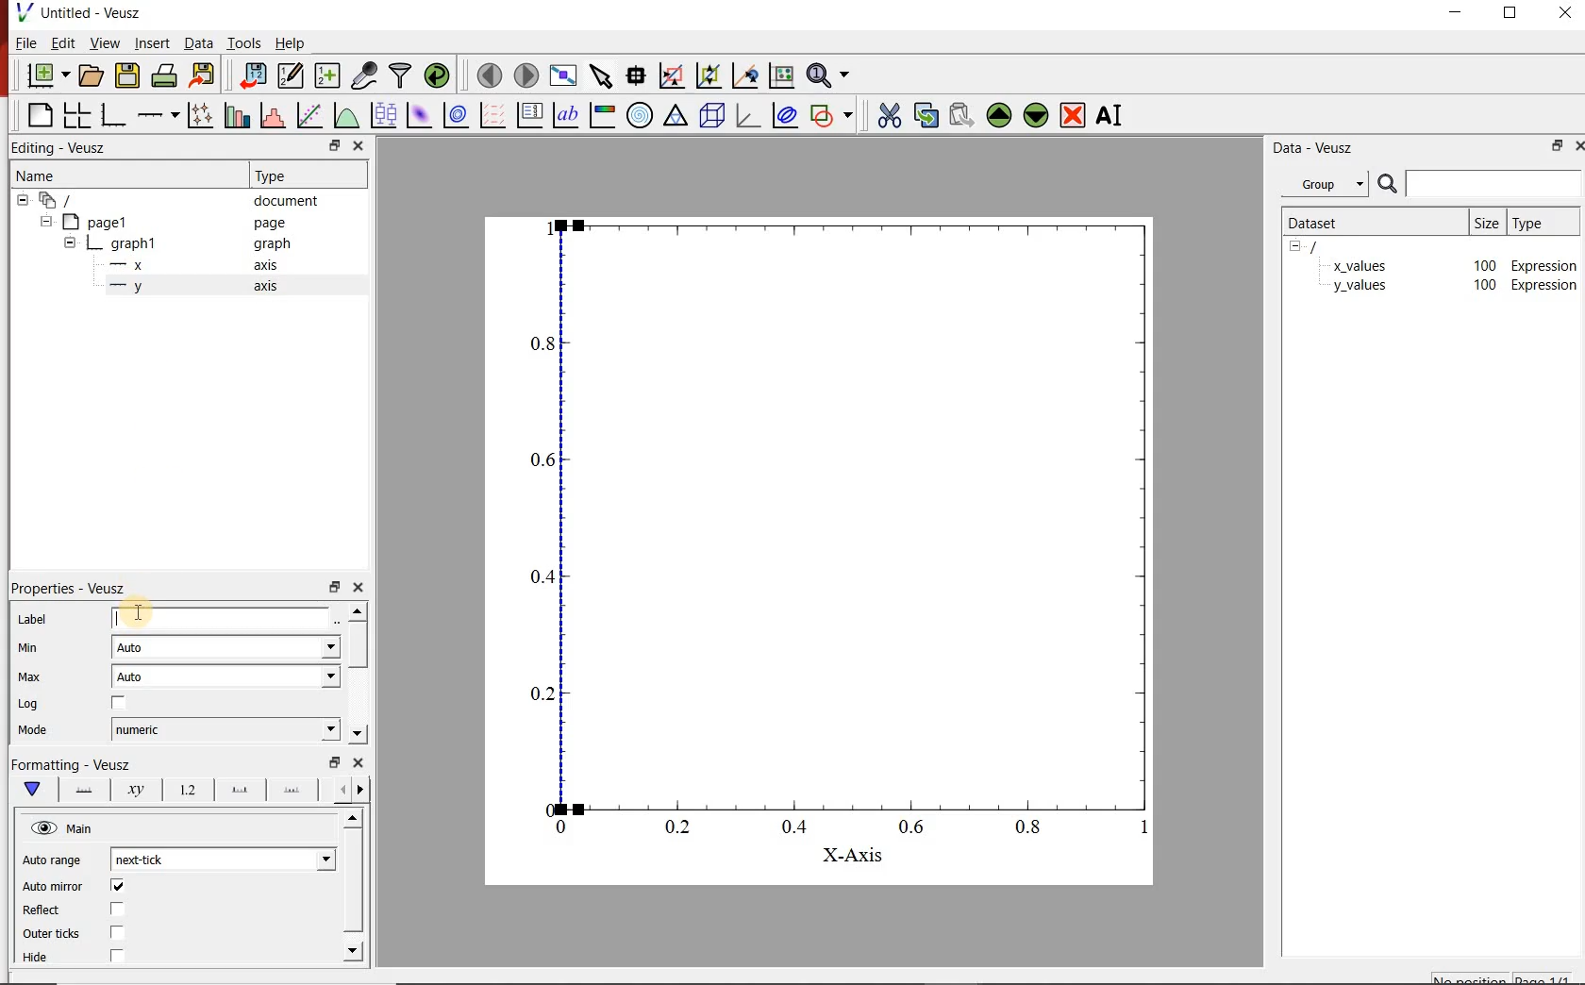 This screenshot has width=1585, height=985. What do you see at coordinates (489, 76) in the screenshot?
I see `move to previous page` at bounding box center [489, 76].